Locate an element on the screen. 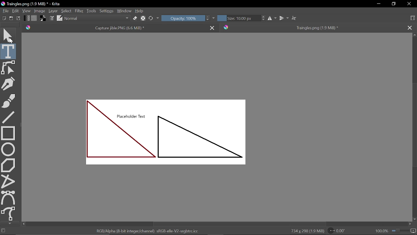 The width and height of the screenshot is (417, 235). Close tab is located at coordinates (411, 27).